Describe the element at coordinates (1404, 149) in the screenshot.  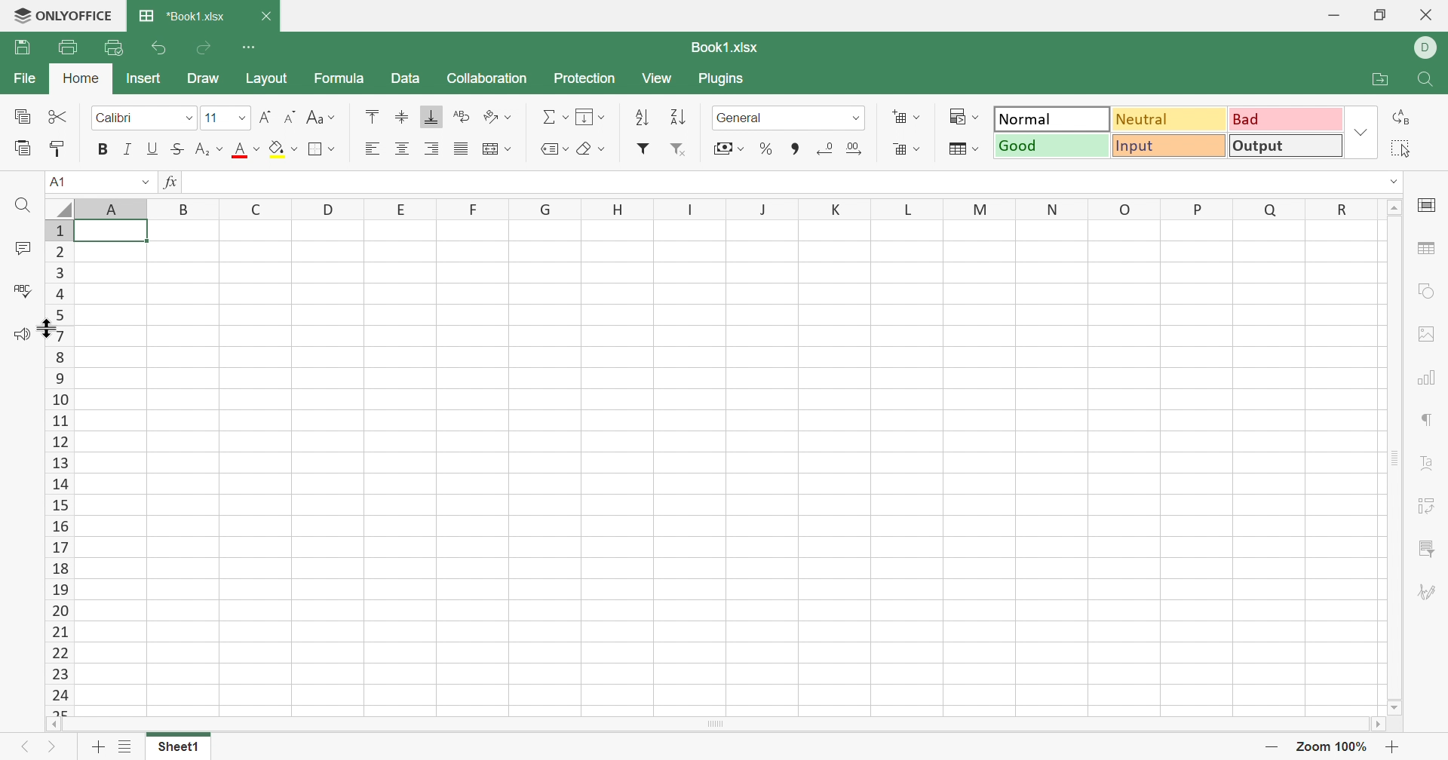
I see `Select all` at that location.